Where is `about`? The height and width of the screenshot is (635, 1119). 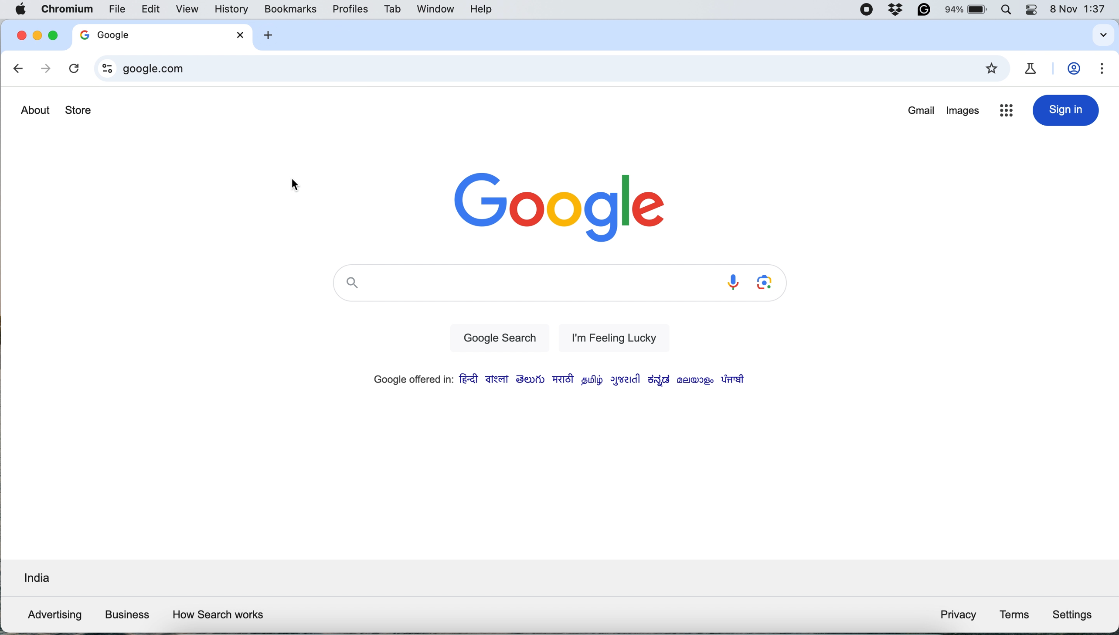 about is located at coordinates (35, 110).